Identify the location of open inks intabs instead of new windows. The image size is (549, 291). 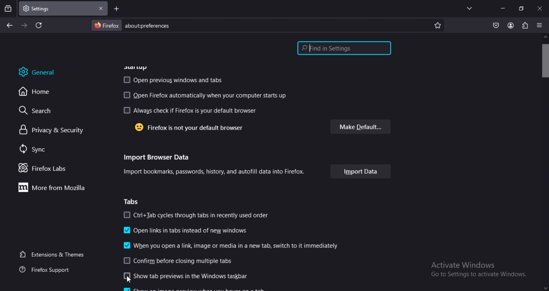
(185, 231).